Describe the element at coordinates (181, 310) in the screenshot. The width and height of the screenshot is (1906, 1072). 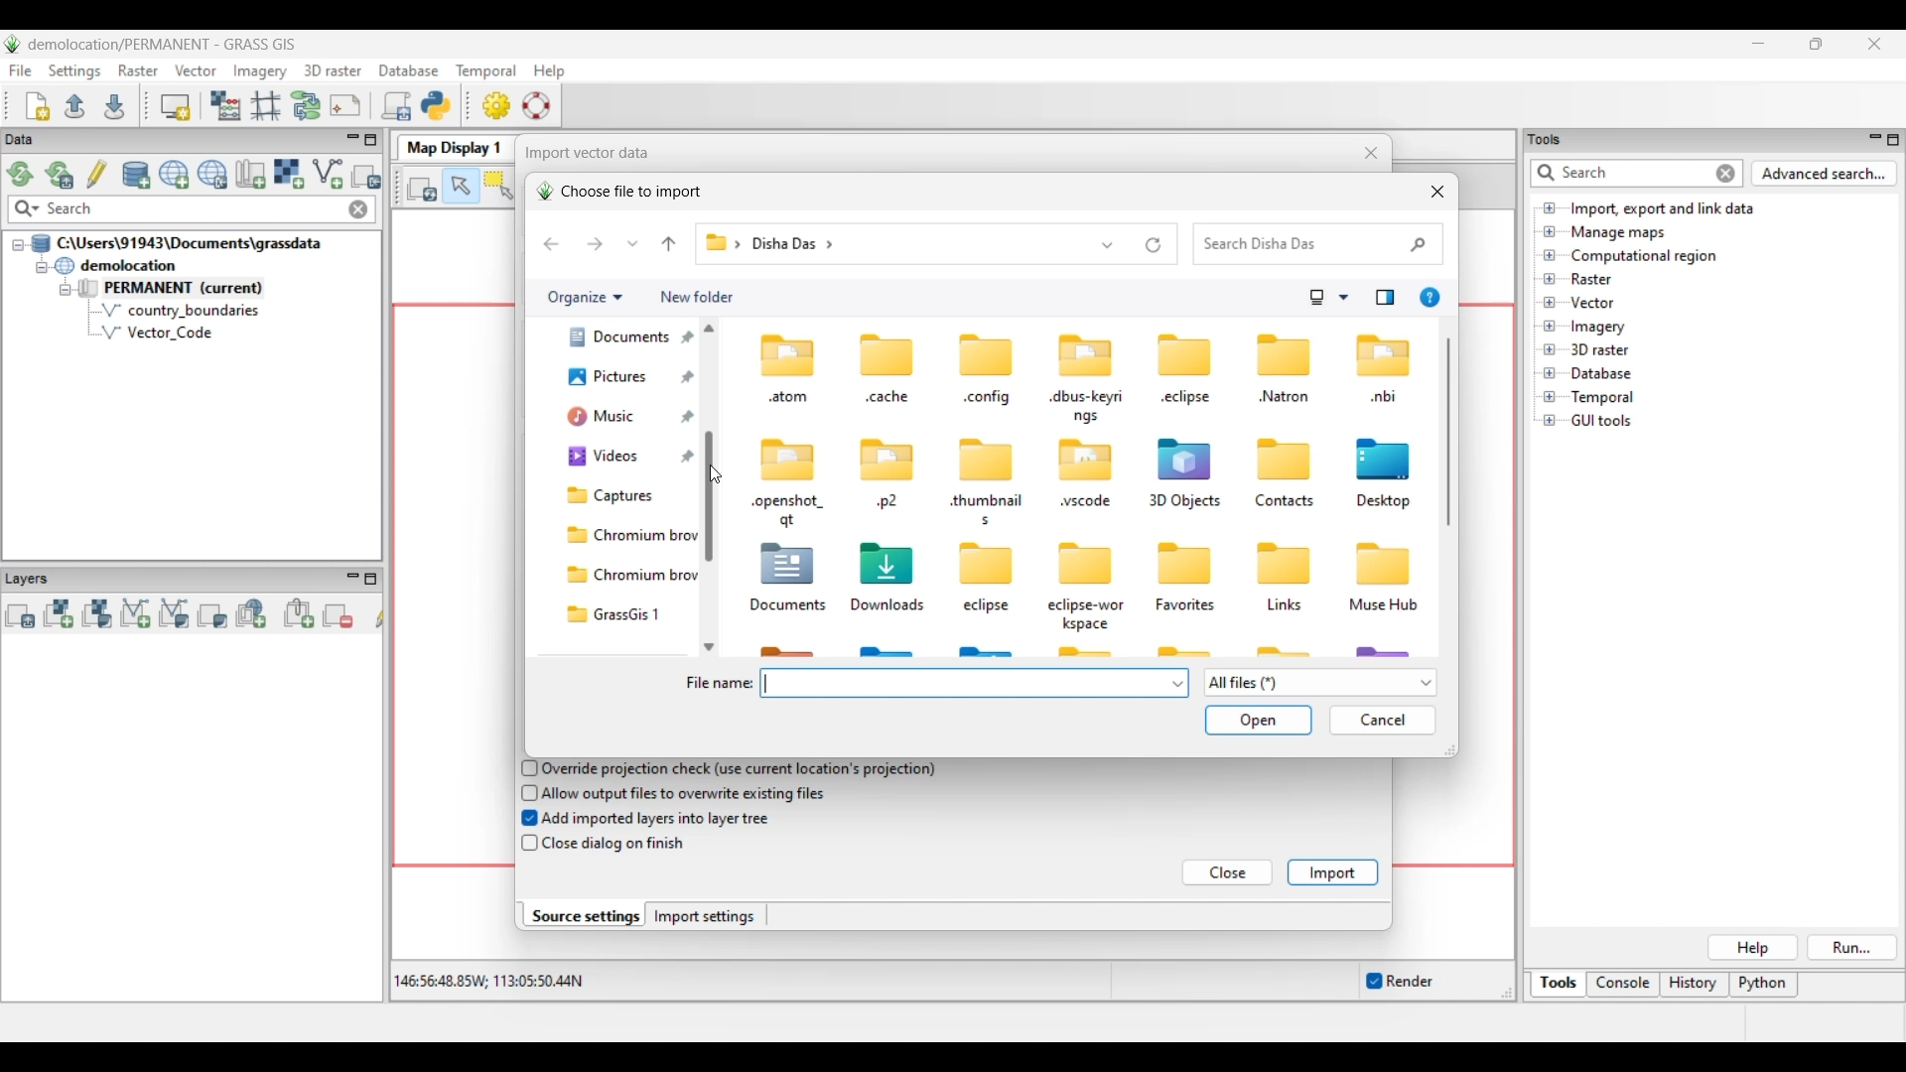
I see `country_boundaries` at that location.